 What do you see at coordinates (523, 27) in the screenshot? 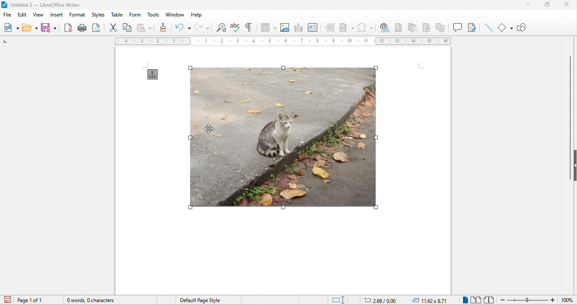
I see `show draw functions` at bounding box center [523, 27].